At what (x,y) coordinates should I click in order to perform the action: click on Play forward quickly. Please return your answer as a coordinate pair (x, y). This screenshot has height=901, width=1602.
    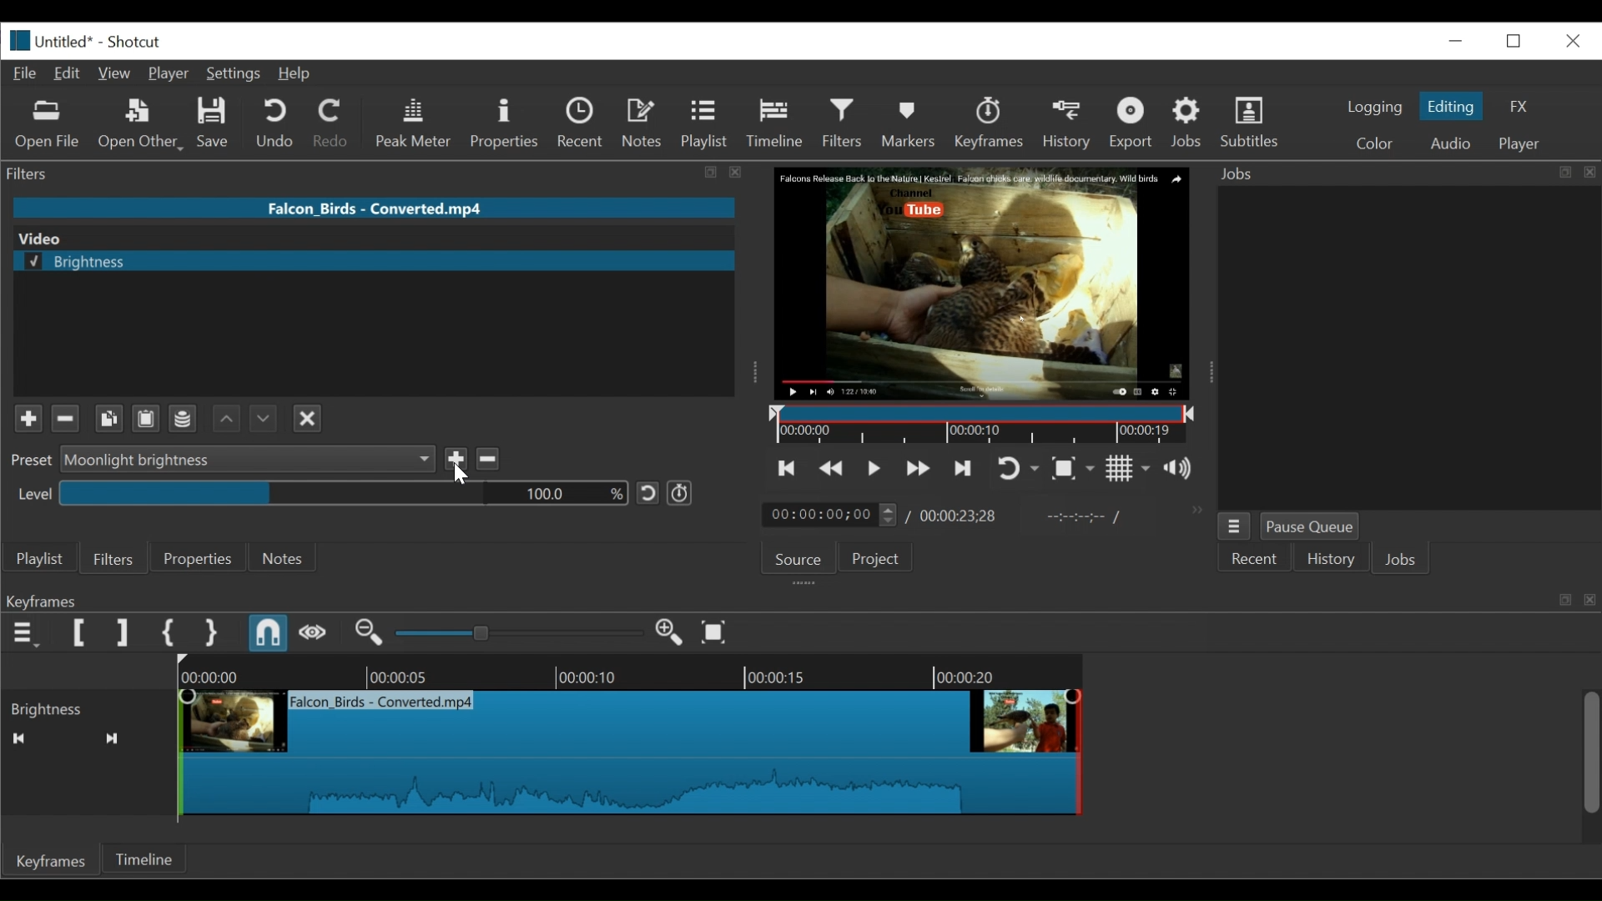
    Looking at the image, I should click on (914, 469).